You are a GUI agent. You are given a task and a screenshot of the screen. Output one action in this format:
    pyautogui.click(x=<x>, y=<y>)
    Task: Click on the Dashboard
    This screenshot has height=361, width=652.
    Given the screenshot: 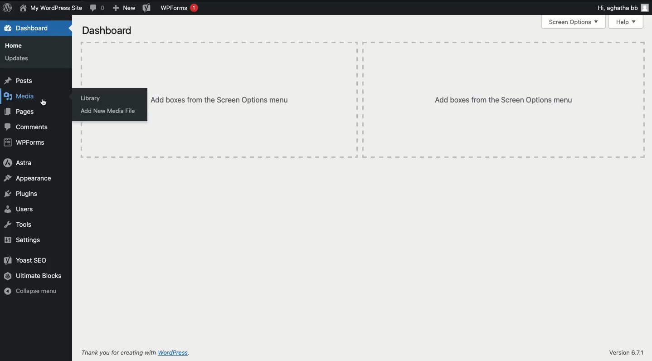 What is the action you would take?
    pyautogui.click(x=34, y=28)
    